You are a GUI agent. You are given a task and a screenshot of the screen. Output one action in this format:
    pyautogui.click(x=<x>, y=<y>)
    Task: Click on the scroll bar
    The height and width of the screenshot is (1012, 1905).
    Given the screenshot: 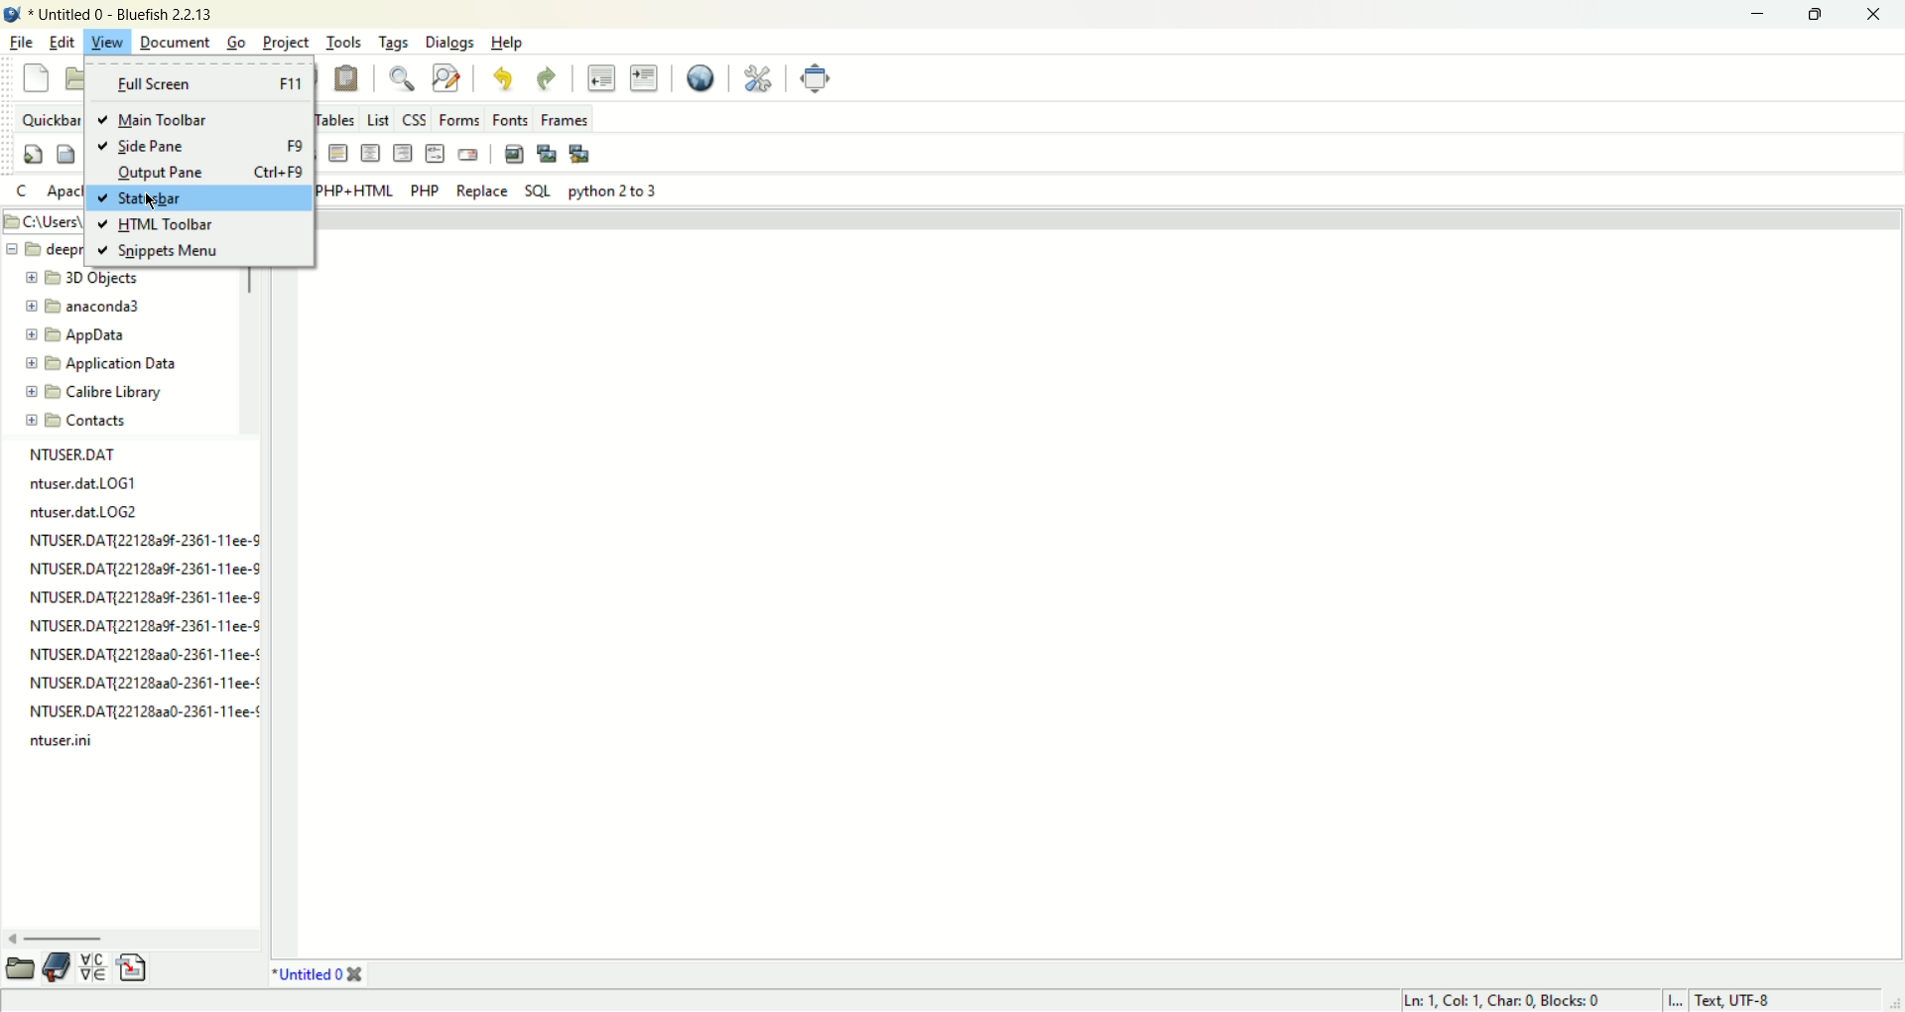 What is the action you would take?
    pyautogui.click(x=20, y=967)
    